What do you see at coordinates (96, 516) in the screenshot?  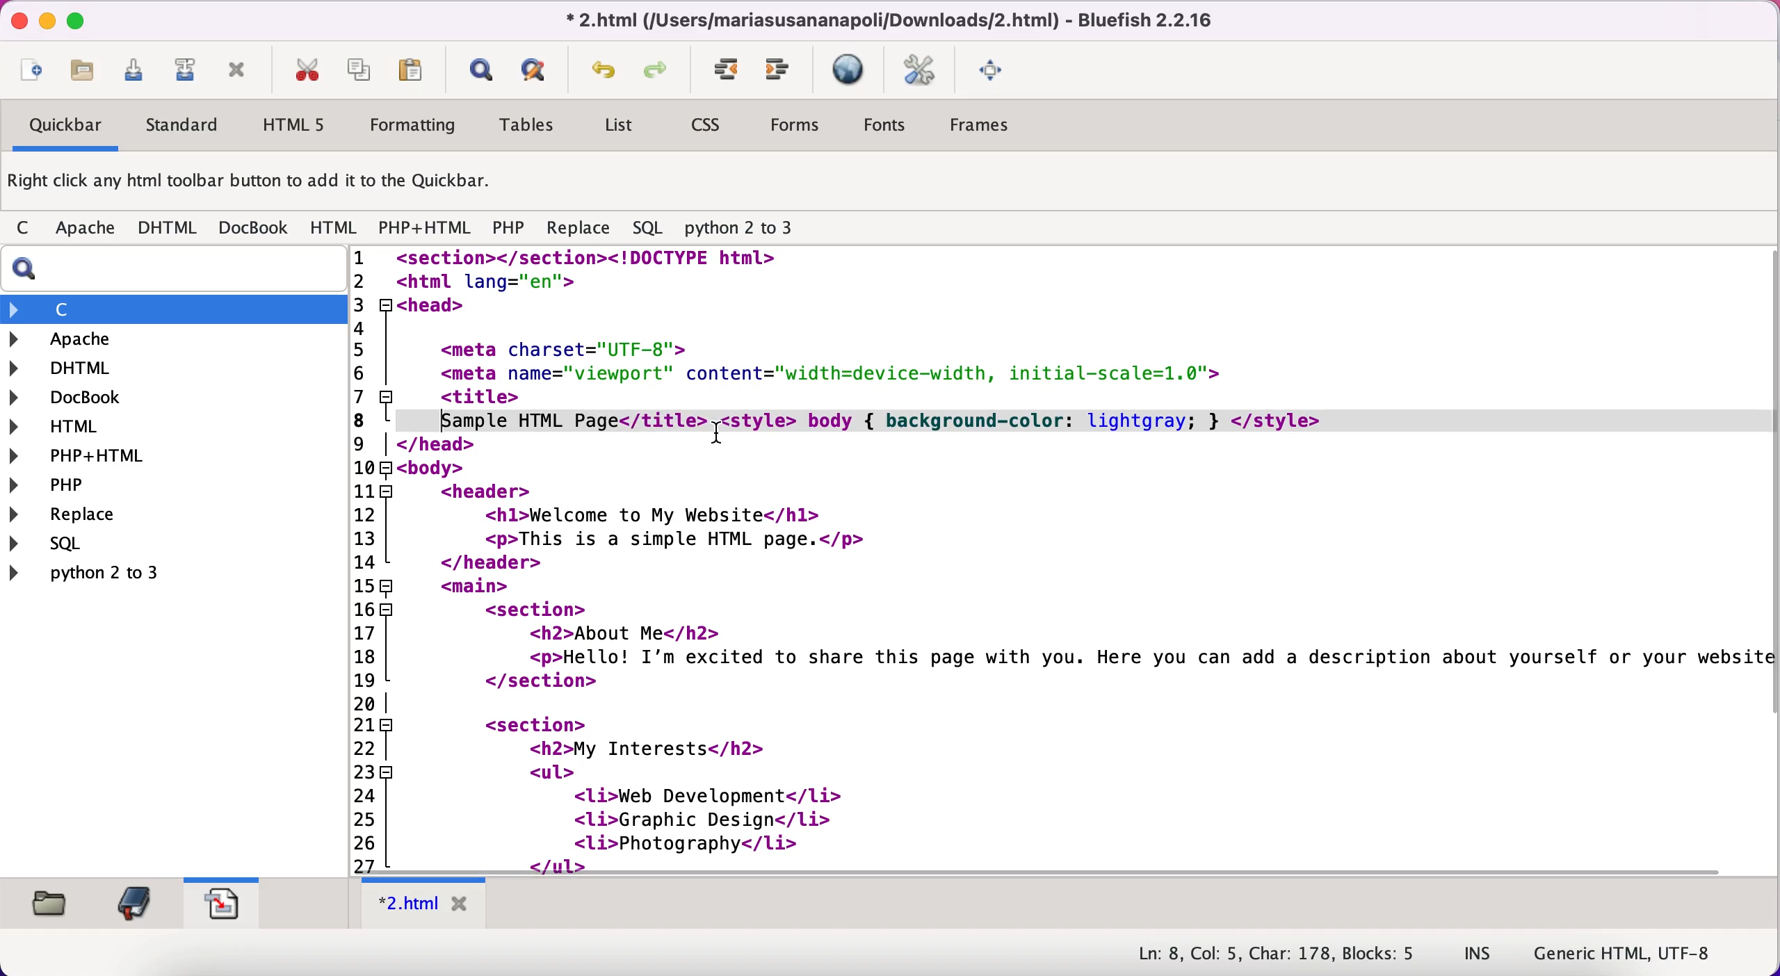 I see `replace` at bounding box center [96, 516].